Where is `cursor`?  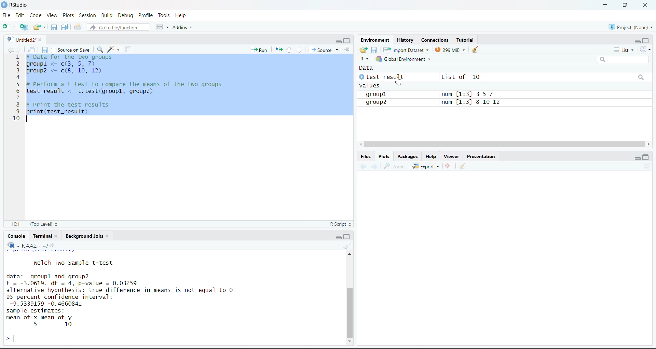 cursor is located at coordinates (399, 81).